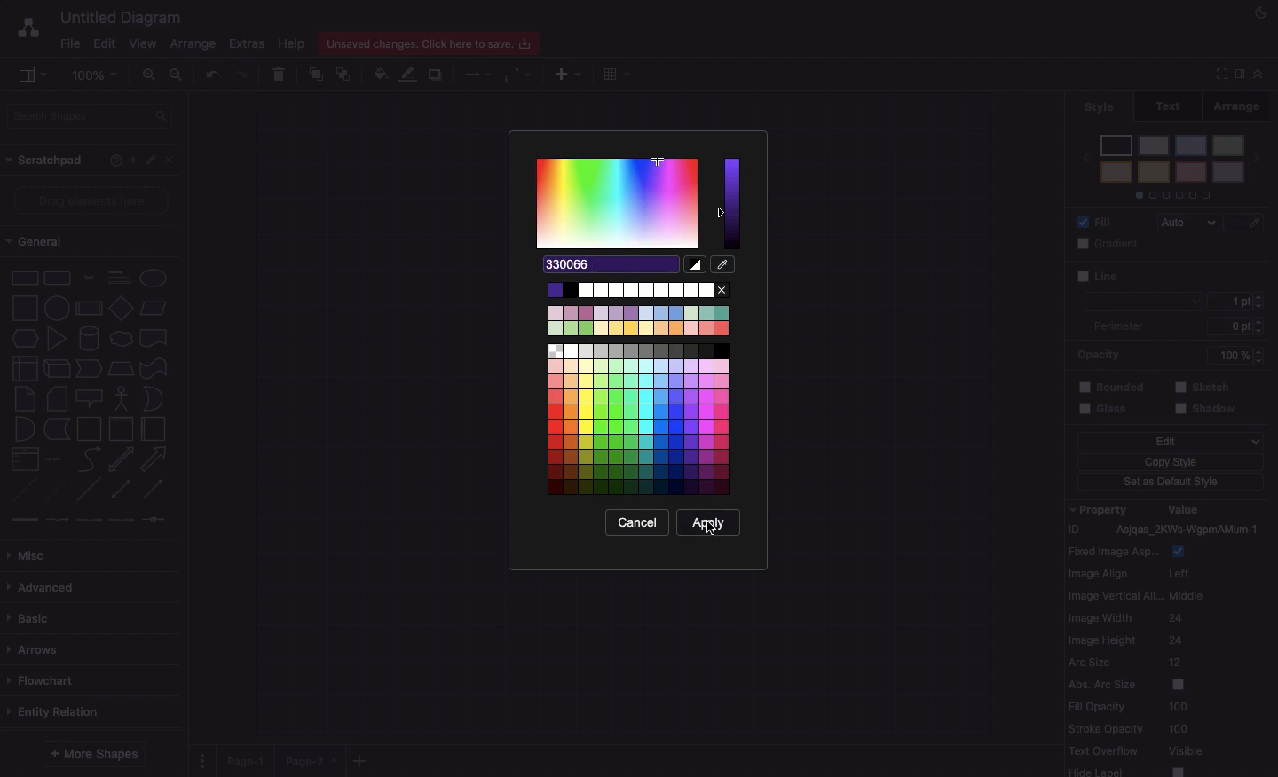 This screenshot has height=777, width=1278. What do you see at coordinates (145, 43) in the screenshot?
I see `View` at bounding box center [145, 43].